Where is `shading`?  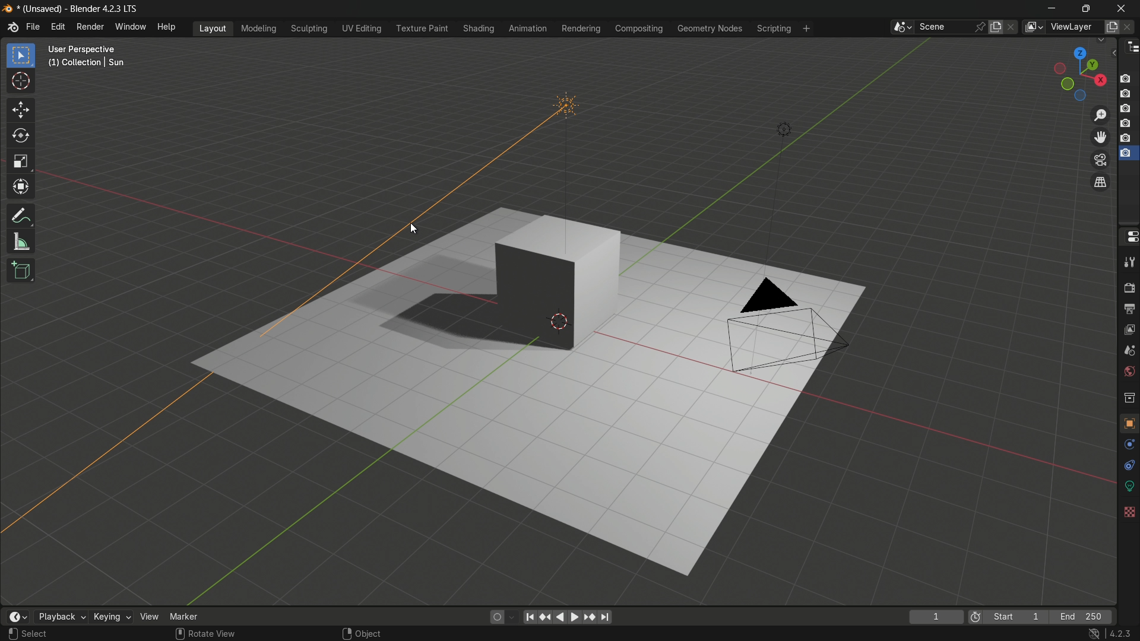 shading is located at coordinates (481, 28).